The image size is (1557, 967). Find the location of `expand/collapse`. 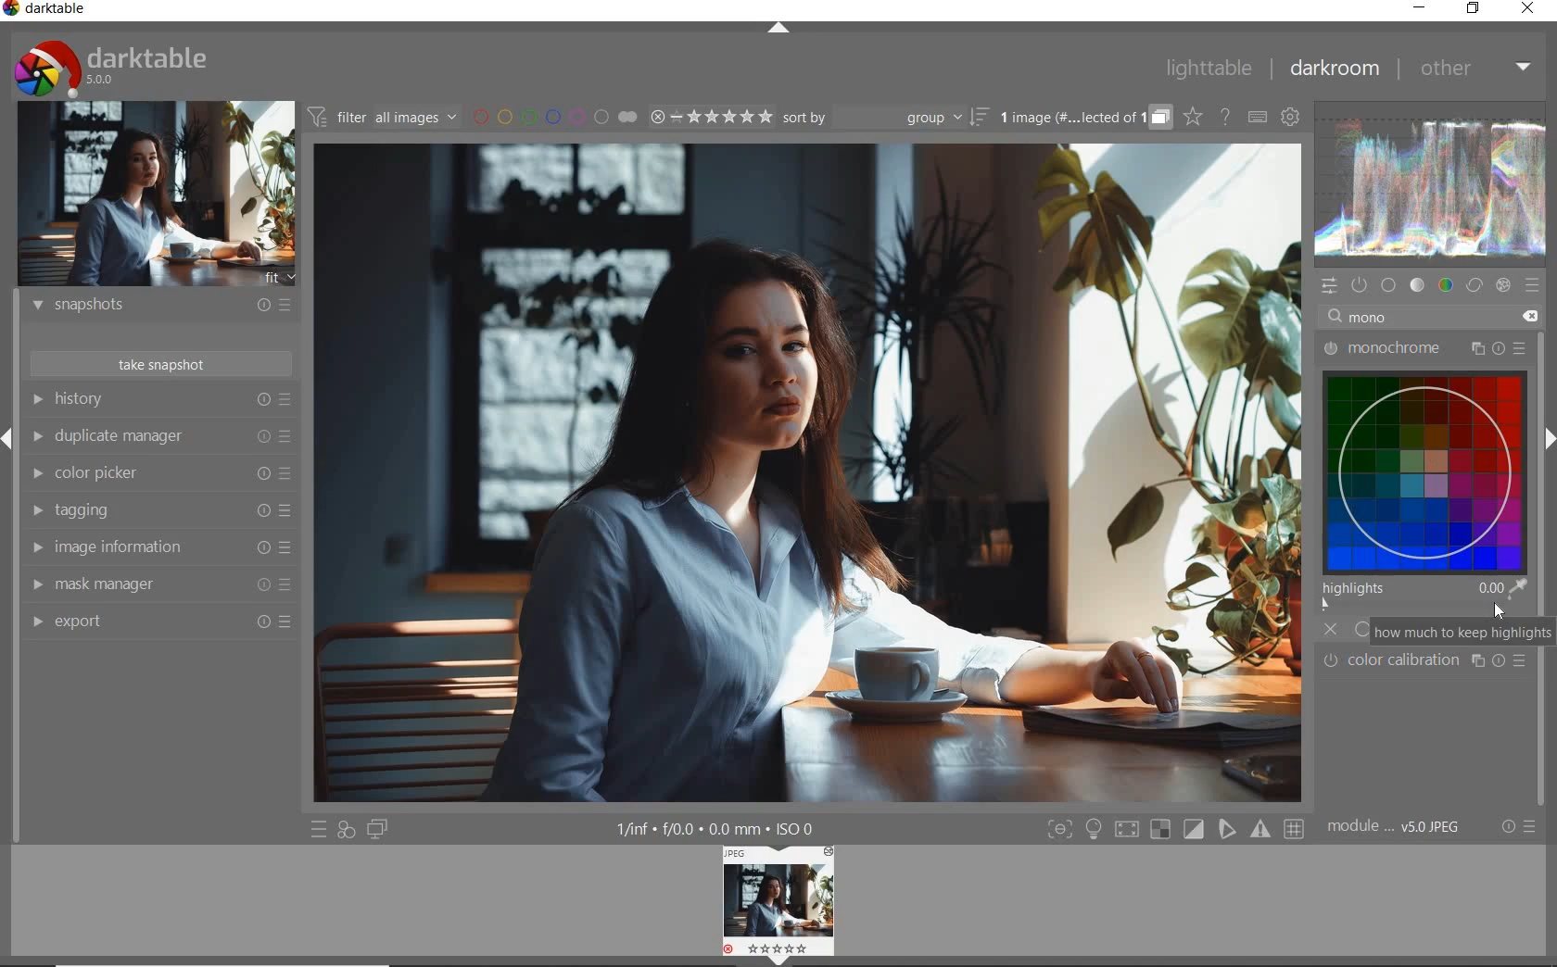

expand/collapse is located at coordinates (780, 23).